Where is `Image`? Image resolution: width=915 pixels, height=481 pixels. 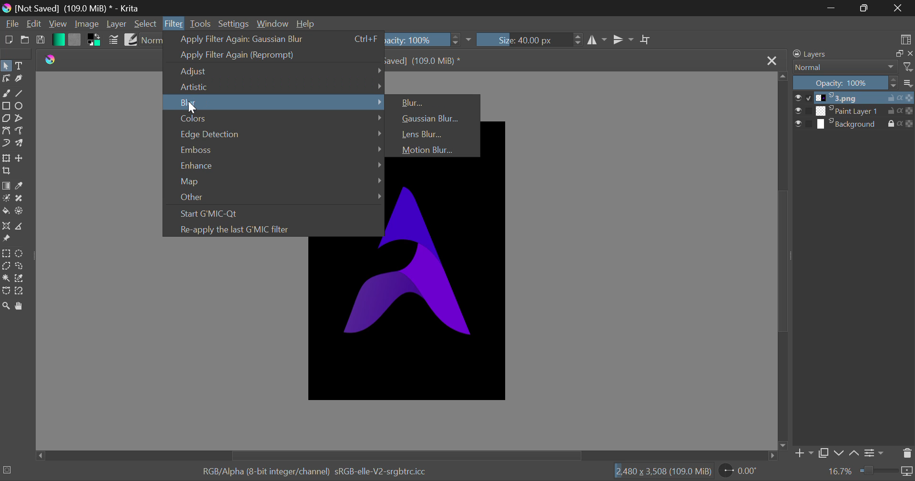 Image is located at coordinates (86, 25).